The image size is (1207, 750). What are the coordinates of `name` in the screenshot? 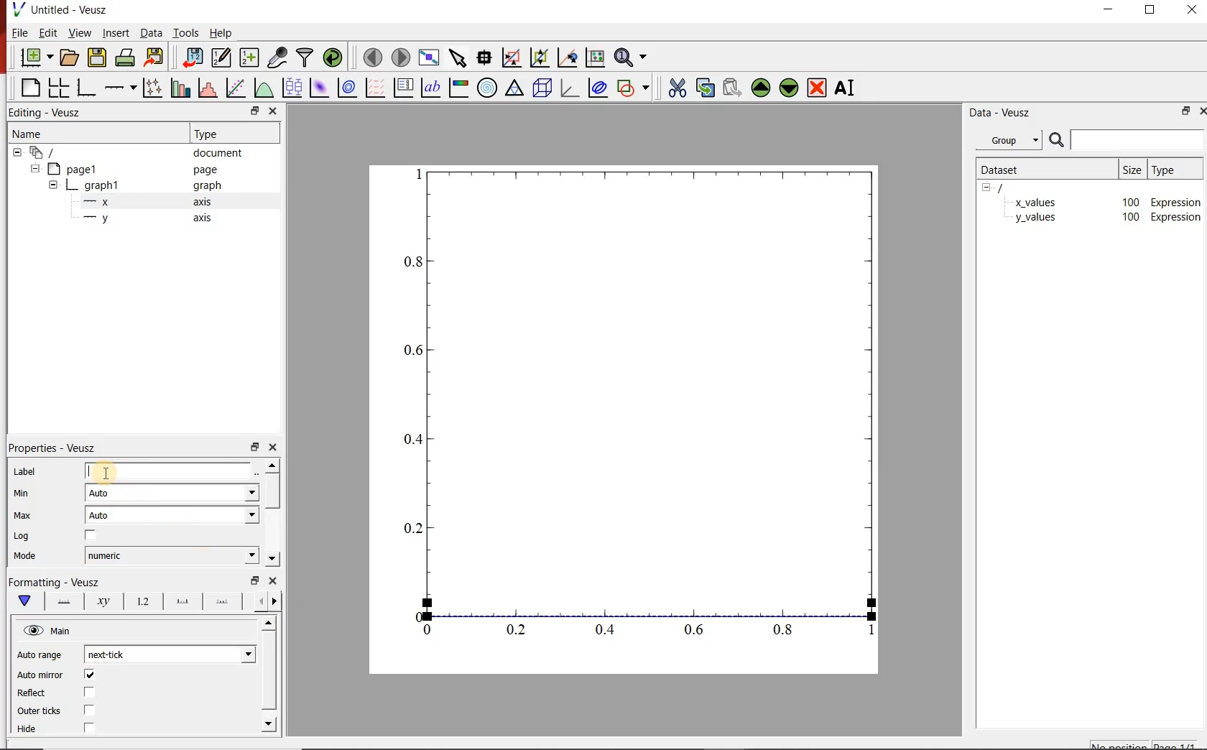 It's located at (29, 135).